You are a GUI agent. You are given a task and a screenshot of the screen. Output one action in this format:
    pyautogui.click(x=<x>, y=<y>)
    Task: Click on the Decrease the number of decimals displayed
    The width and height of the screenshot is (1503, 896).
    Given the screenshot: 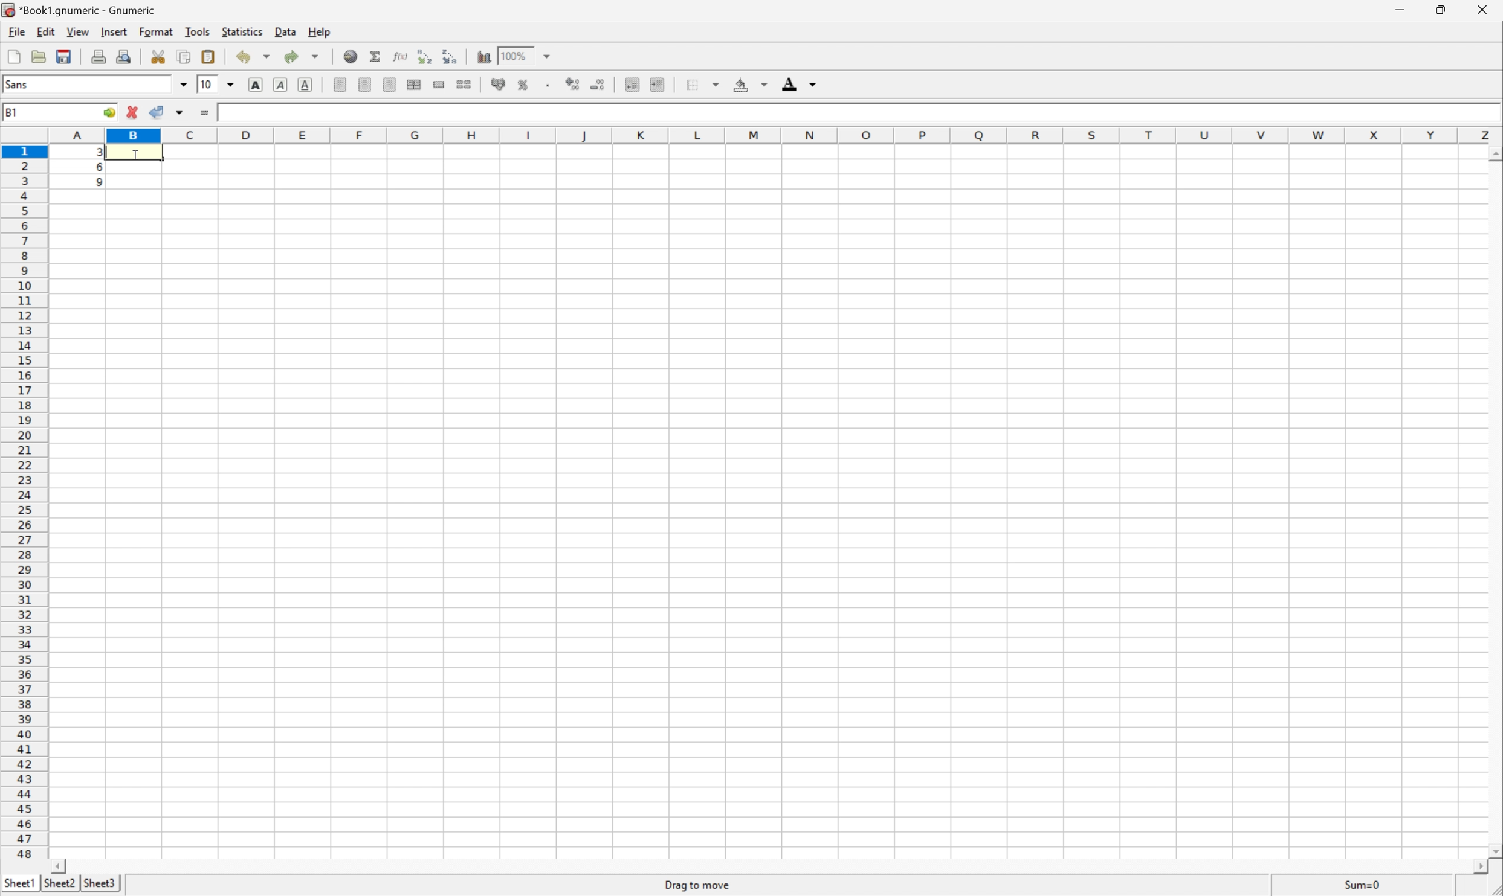 What is the action you would take?
    pyautogui.click(x=598, y=84)
    